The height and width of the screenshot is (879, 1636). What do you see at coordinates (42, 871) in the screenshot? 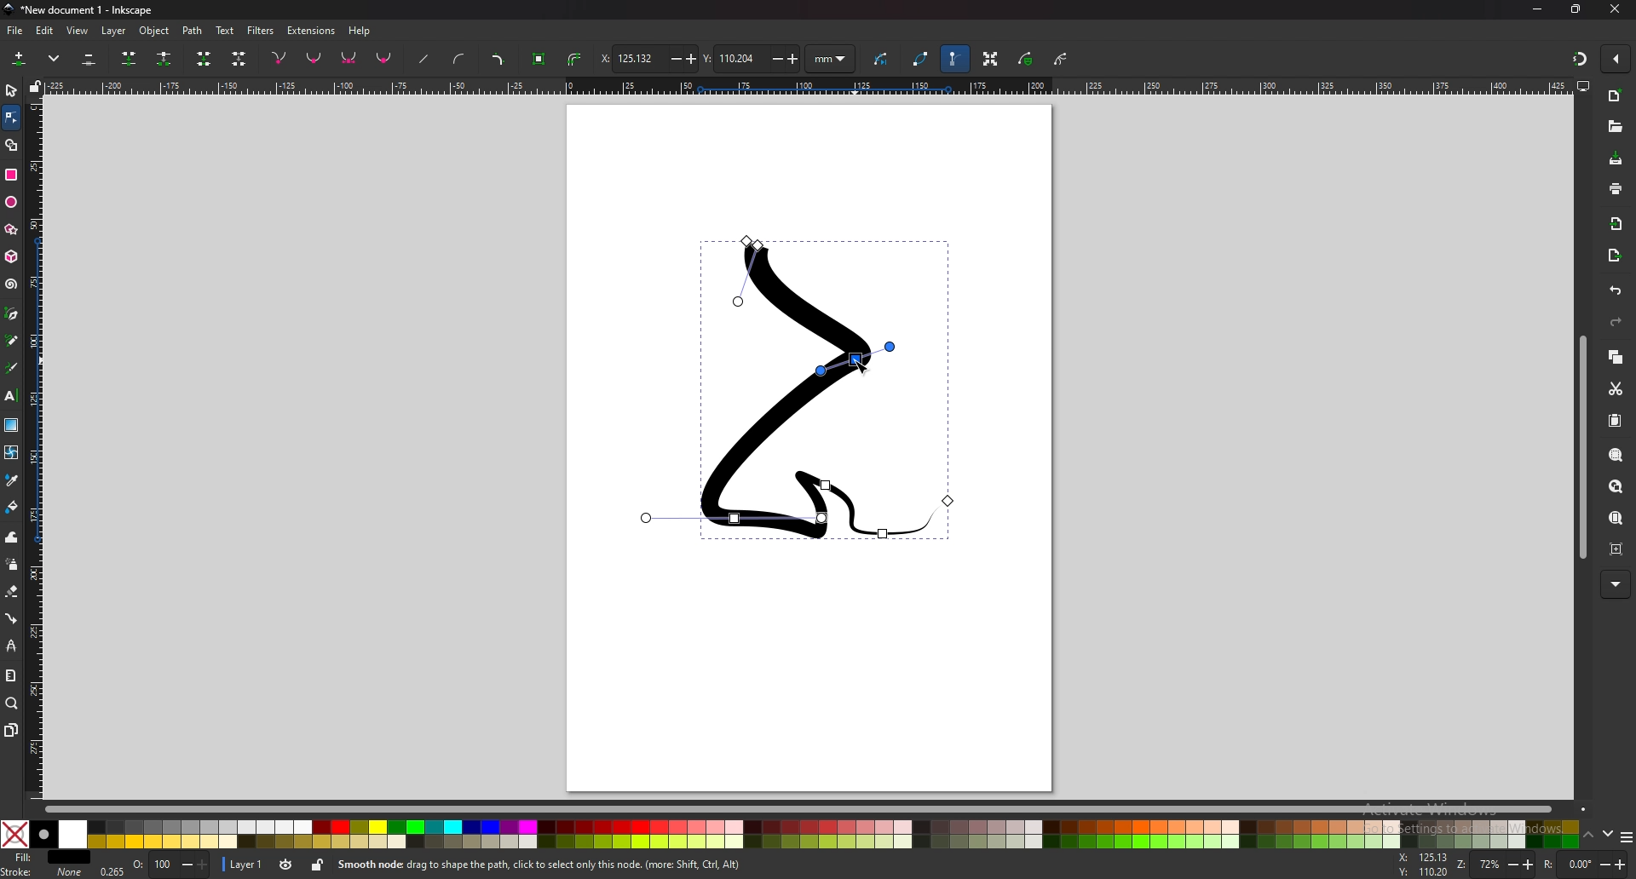
I see `stroke` at bounding box center [42, 871].